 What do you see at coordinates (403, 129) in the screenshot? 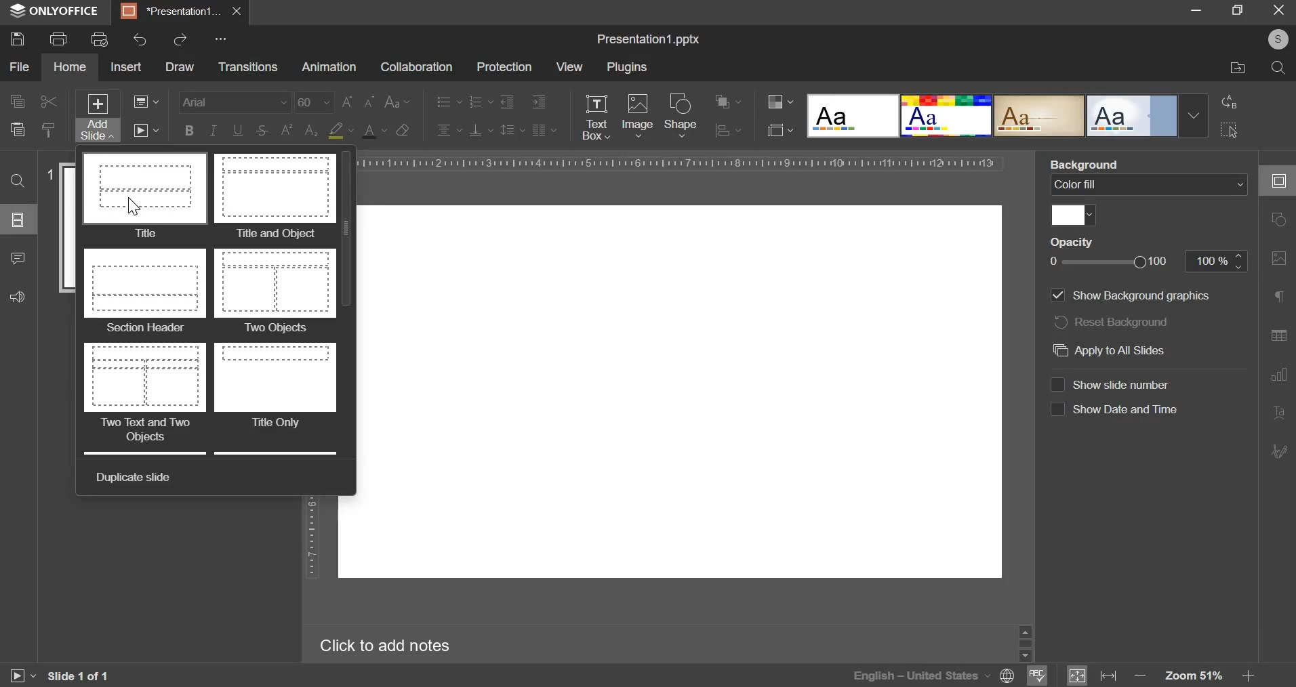
I see `clear style` at bounding box center [403, 129].